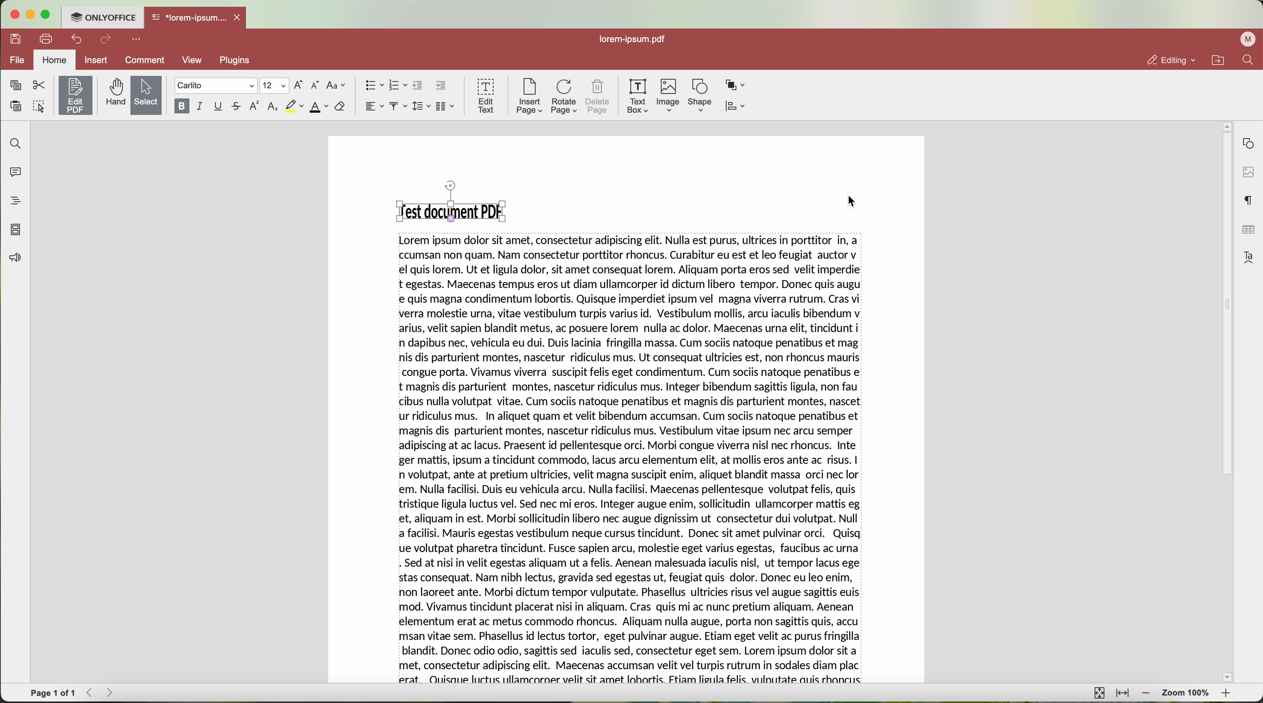 The width and height of the screenshot is (1263, 703). Describe the element at coordinates (399, 106) in the screenshot. I see `vertical align` at that location.